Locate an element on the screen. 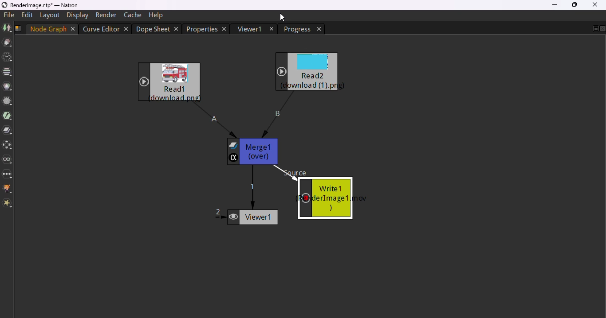 This screenshot has height=318, width=606. help is located at coordinates (156, 16).